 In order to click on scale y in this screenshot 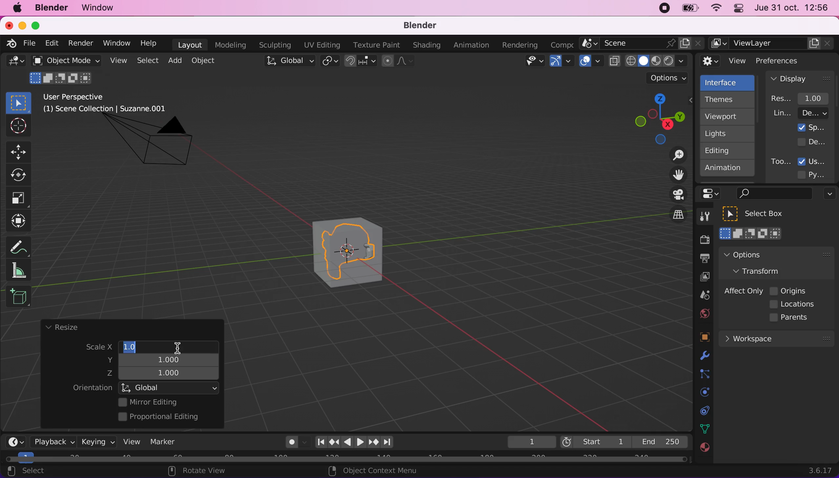, I will do `click(165, 359)`.